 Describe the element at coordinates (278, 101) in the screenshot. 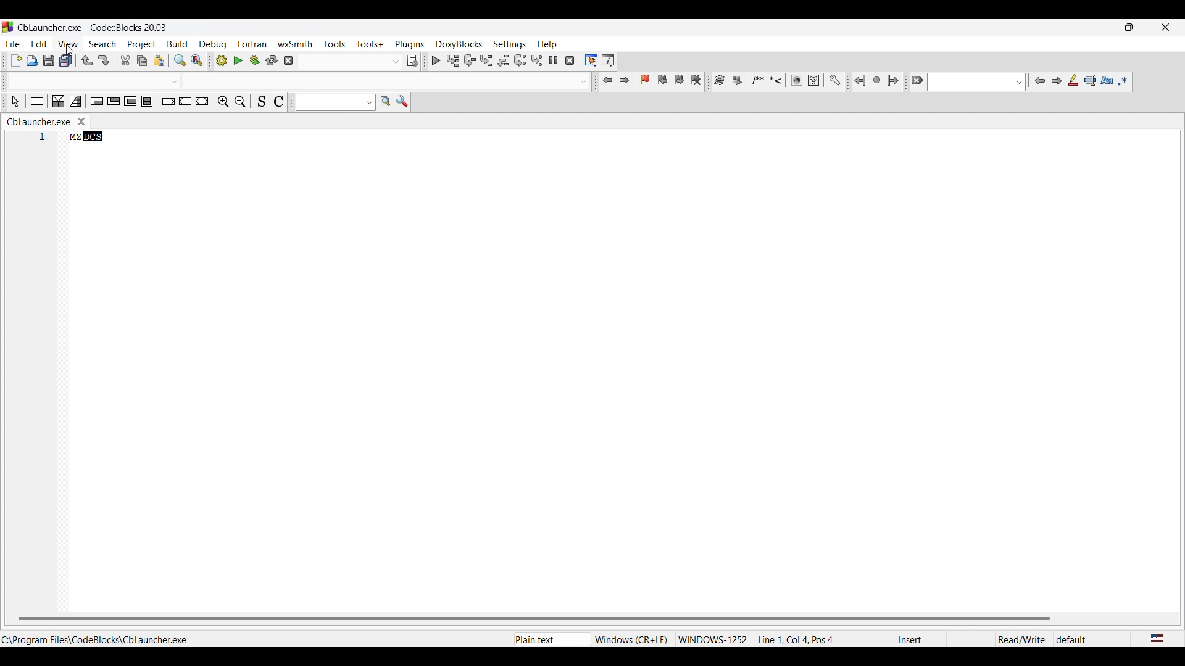

I see `Toggle comments` at that location.